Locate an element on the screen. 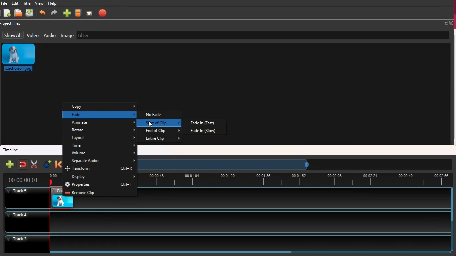  track3 is located at coordinates (222, 242).